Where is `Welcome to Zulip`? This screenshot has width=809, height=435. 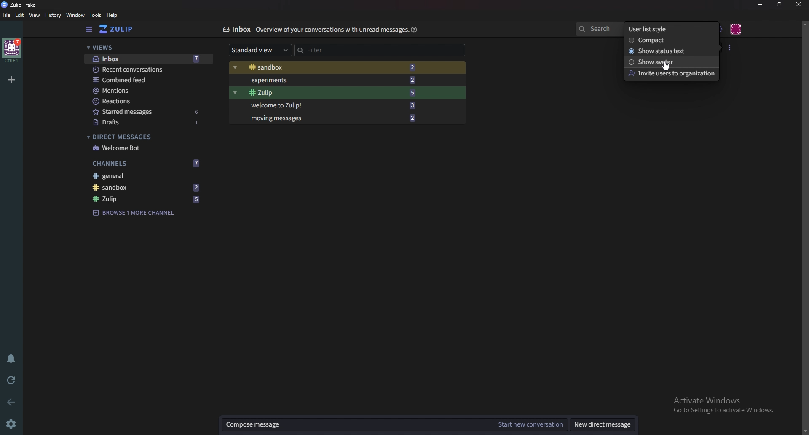
Welcome to Zulip is located at coordinates (331, 105).